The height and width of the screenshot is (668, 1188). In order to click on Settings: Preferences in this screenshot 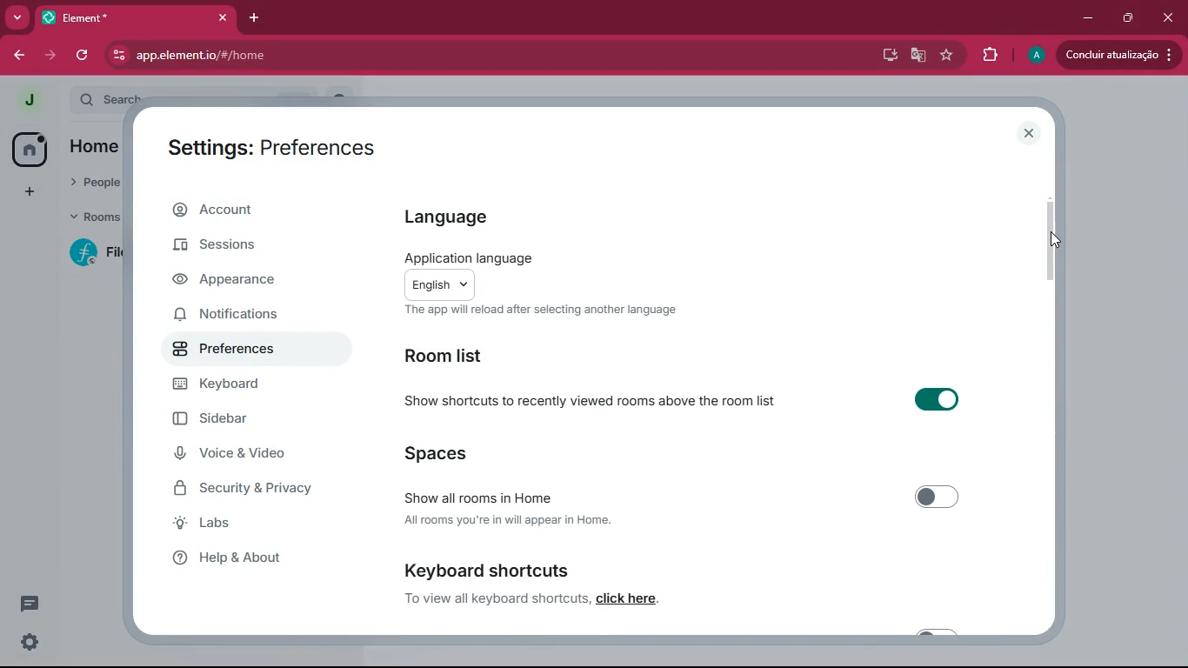, I will do `click(270, 144)`.